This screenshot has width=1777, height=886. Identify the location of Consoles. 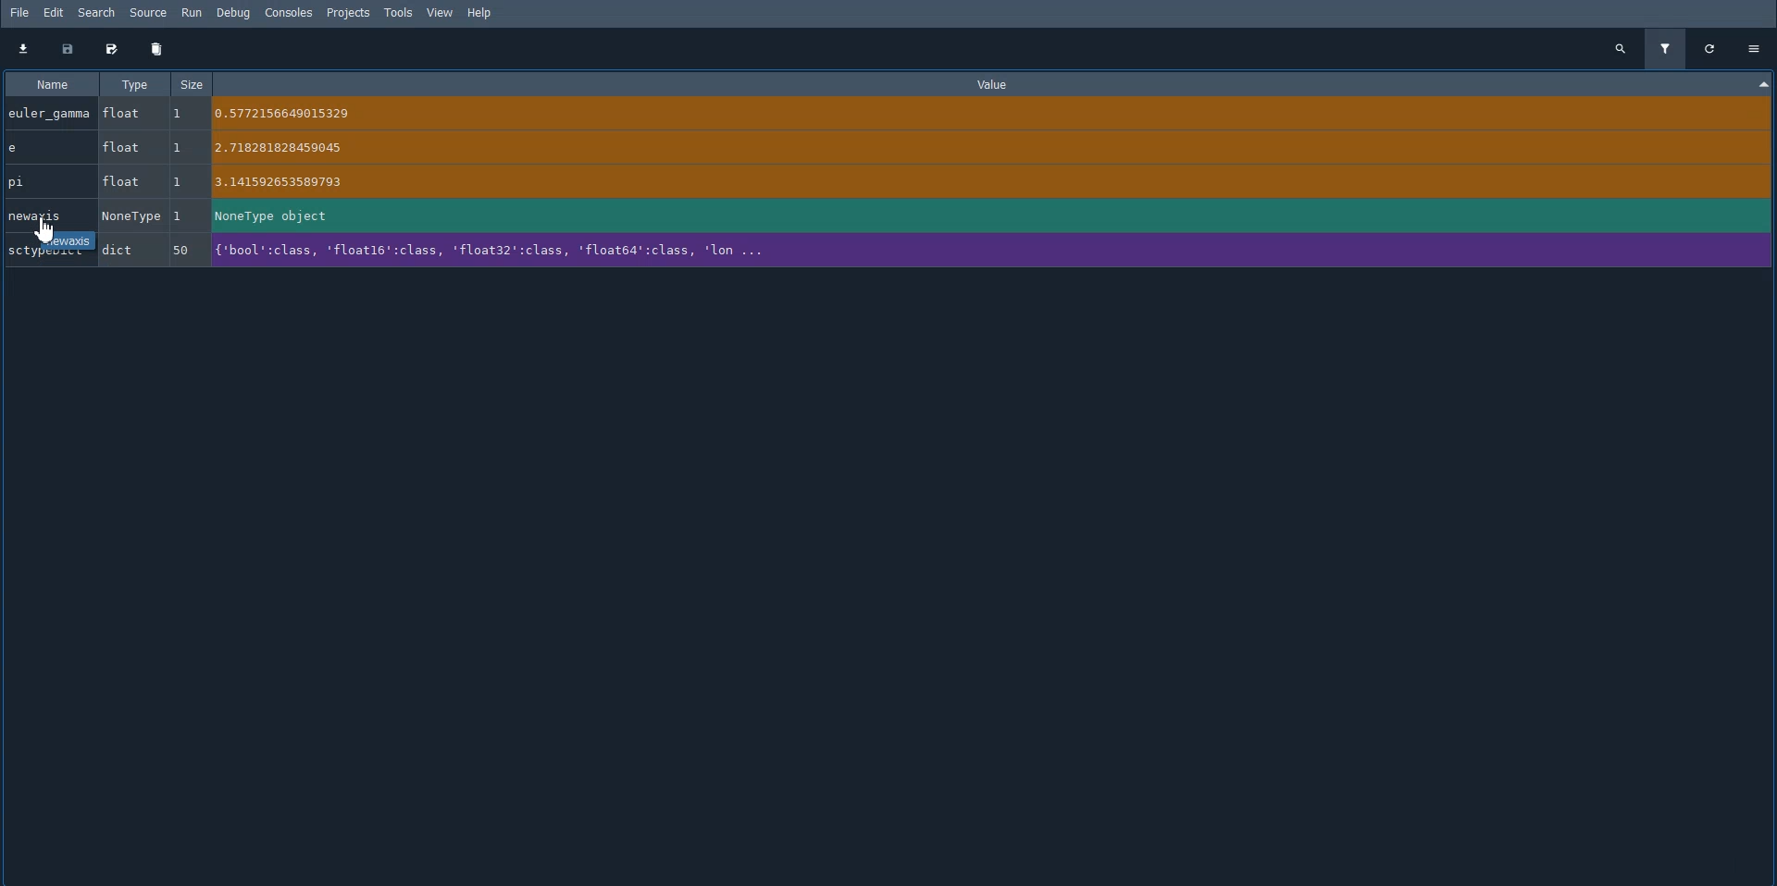
(288, 13).